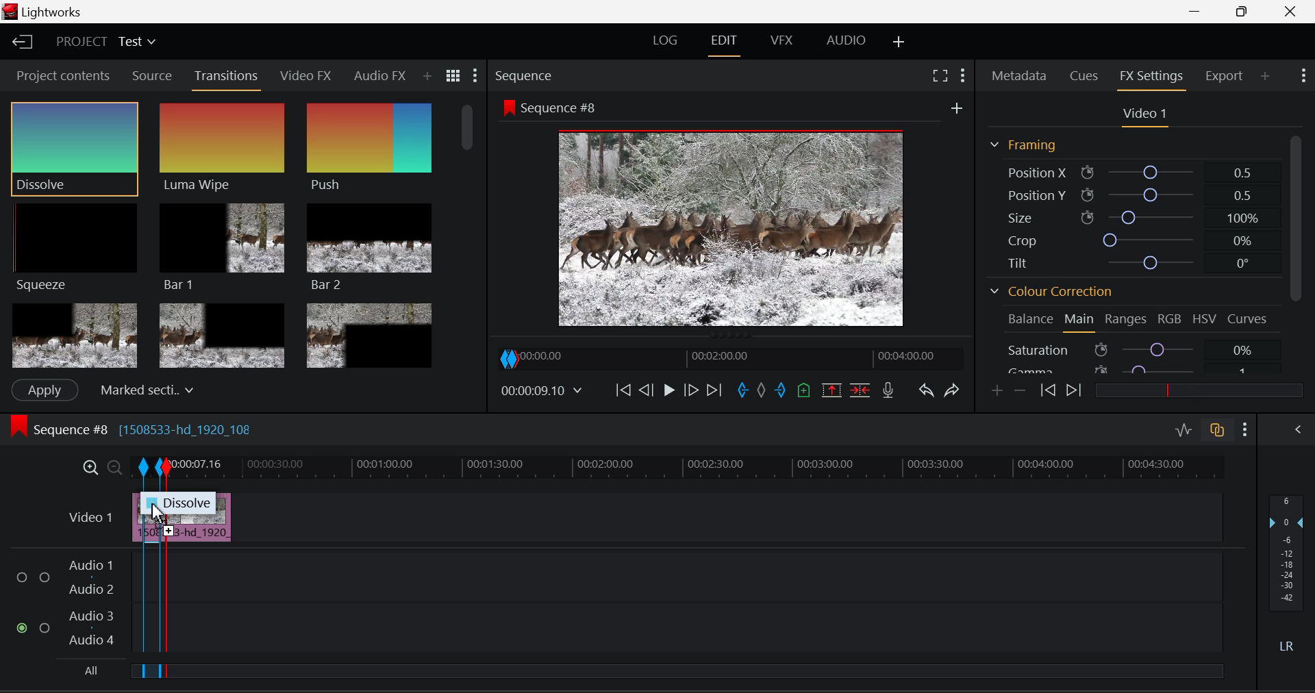 The image size is (1315, 693). Describe the element at coordinates (23, 43) in the screenshot. I see `Go to Homepage` at that location.